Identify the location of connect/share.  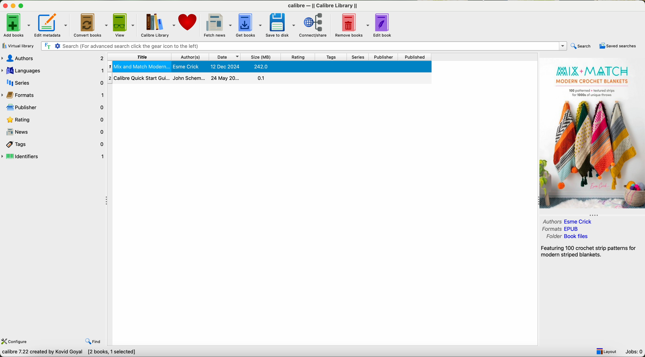
(315, 25).